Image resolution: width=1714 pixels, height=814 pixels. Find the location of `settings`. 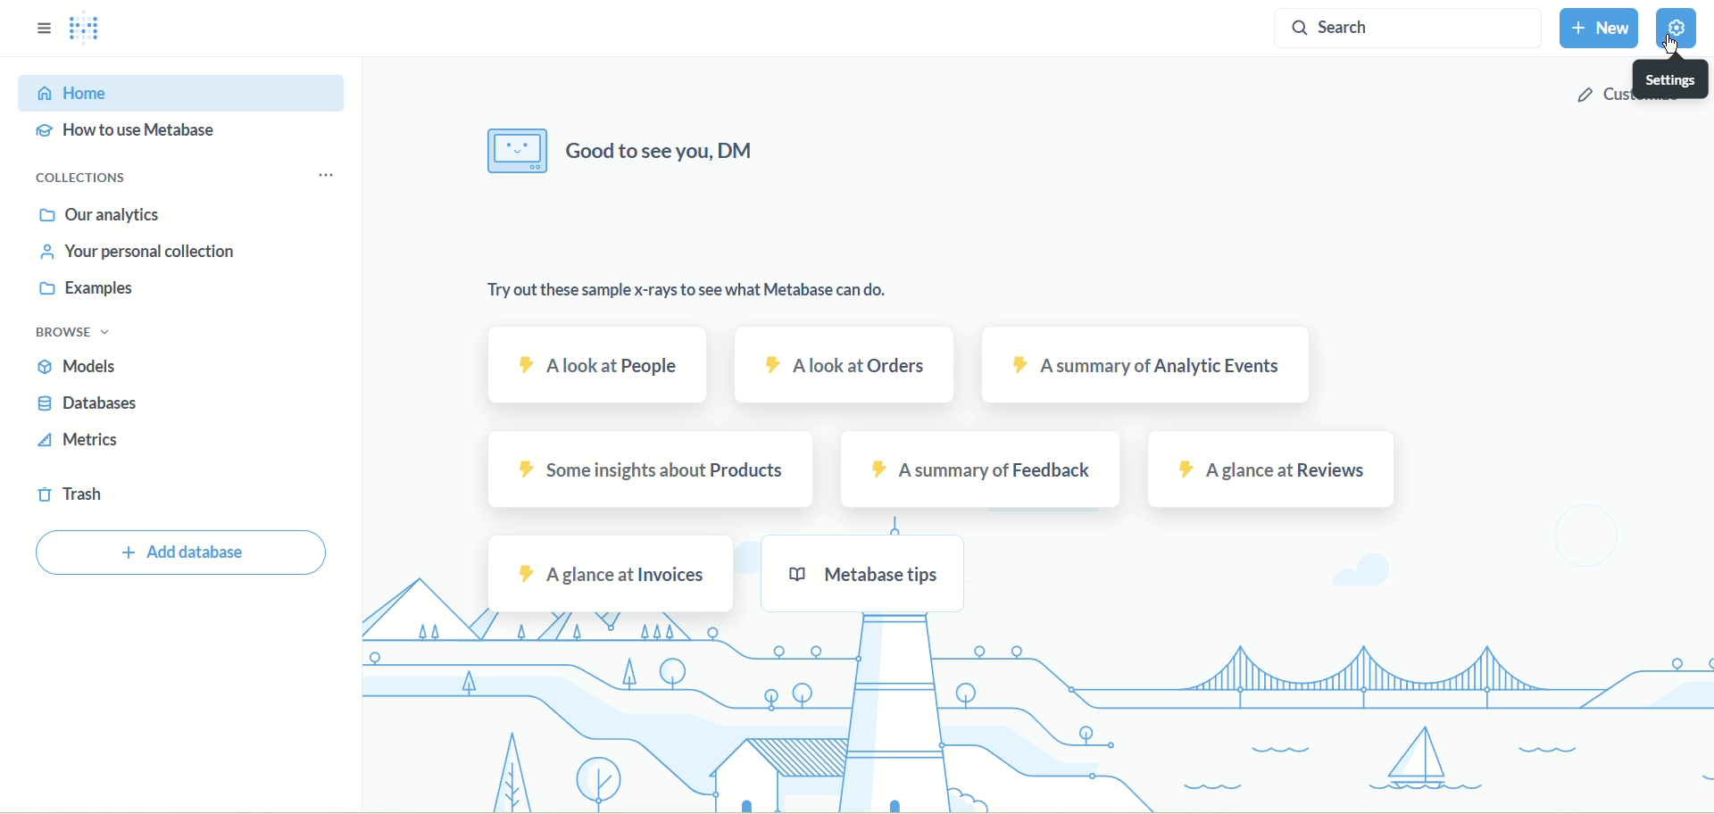

settings is located at coordinates (1669, 79).